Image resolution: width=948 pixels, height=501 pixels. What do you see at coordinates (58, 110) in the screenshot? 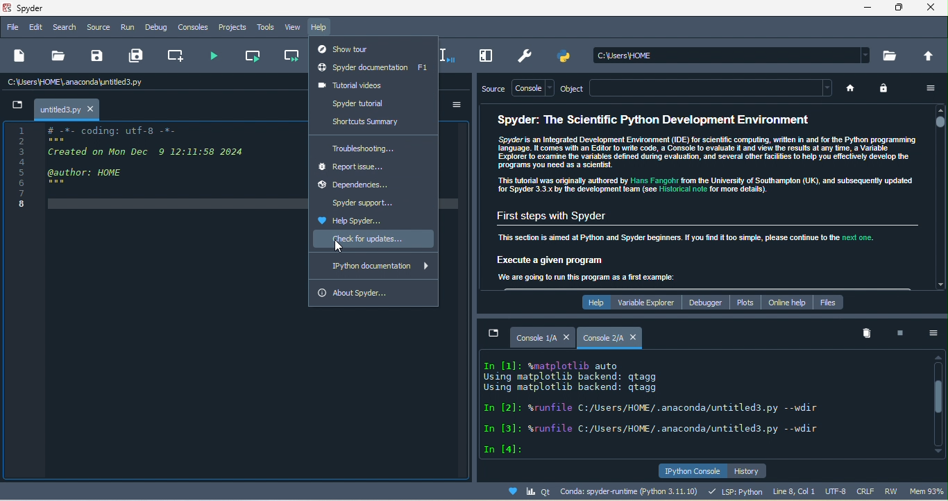
I see `untitled3.py` at bounding box center [58, 110].